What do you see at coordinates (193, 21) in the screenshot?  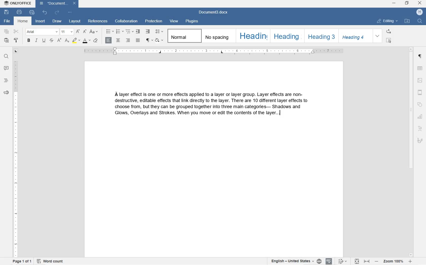 I see `PLUGINS` at bounding box center [193, 21].